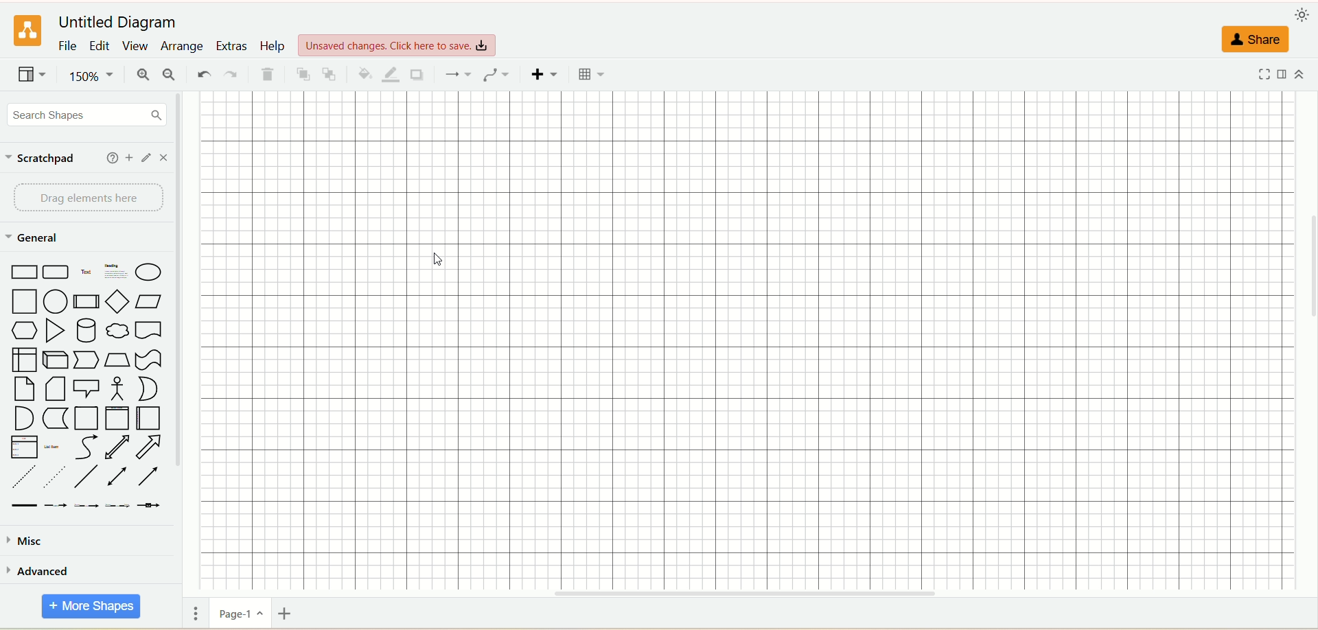 This screenshot has height=630, width=1318. I want to click on container, so click(87, 419).